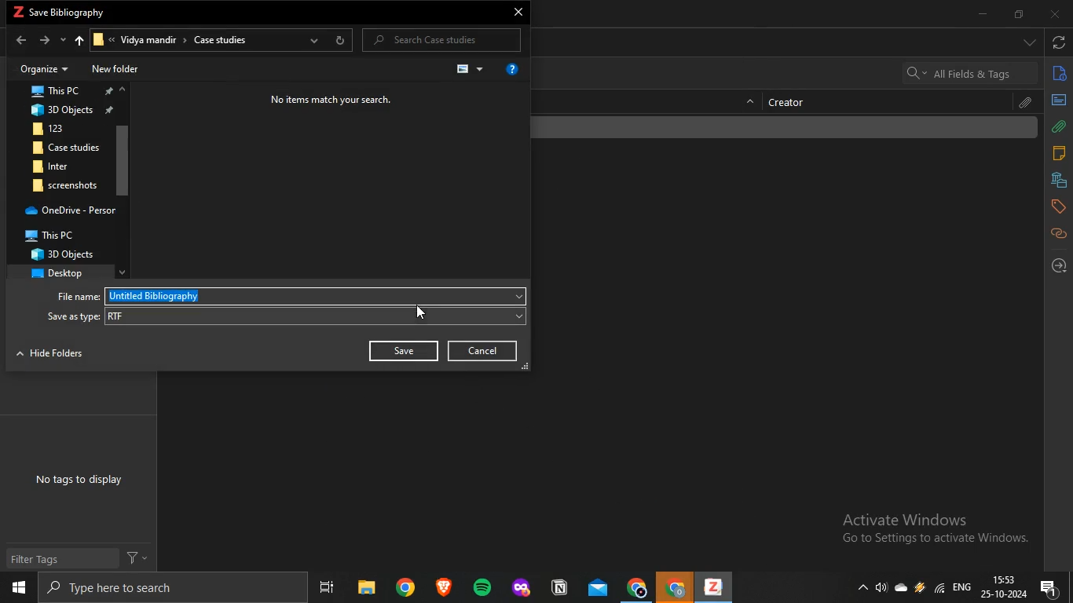  What do you see at coordinates (69, 254) in the screenshot?
I see `3D Objects` at bounding box center [69, 254].